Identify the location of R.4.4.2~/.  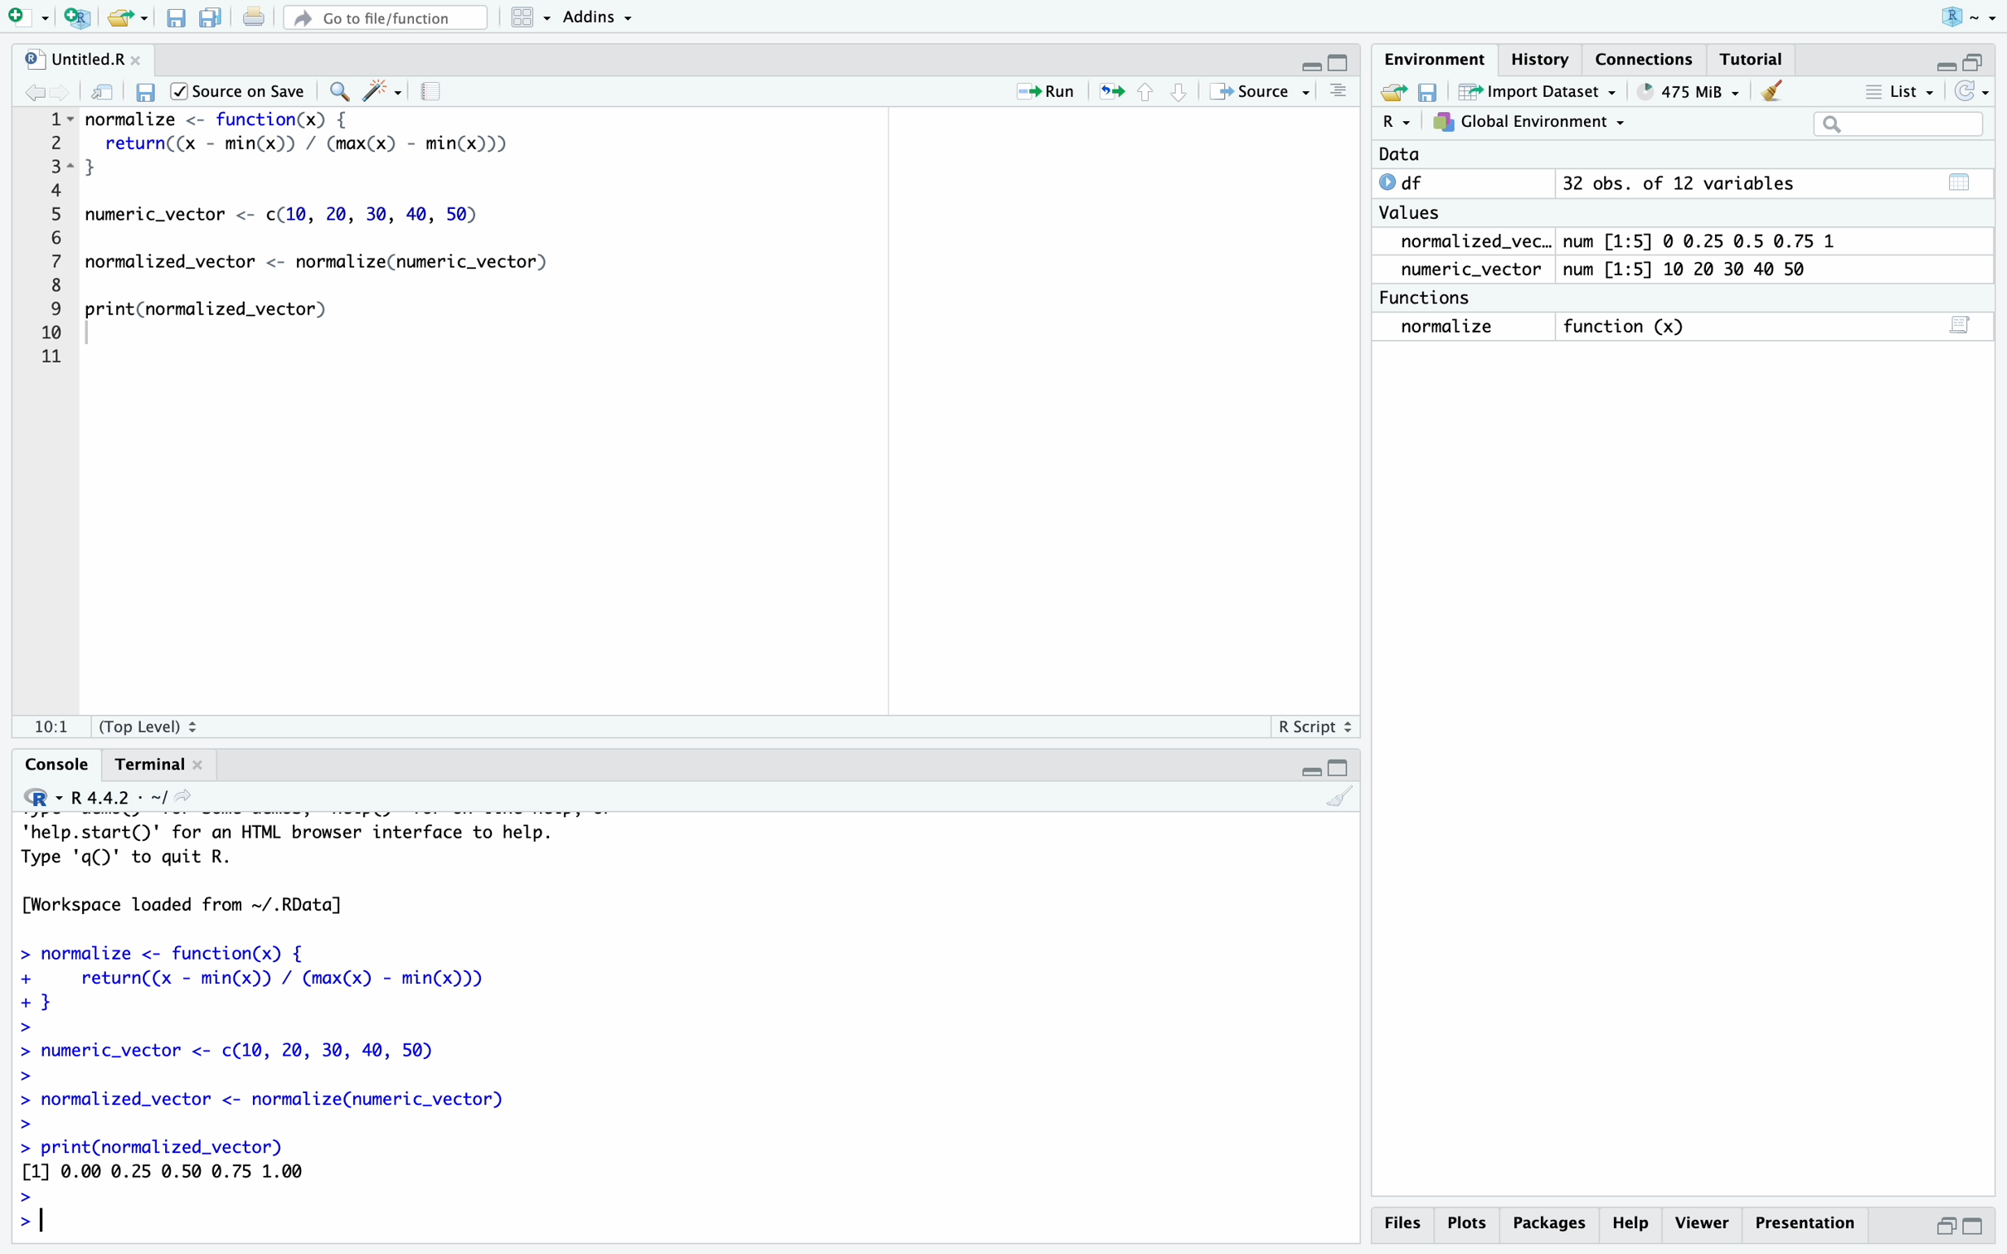
(115, 798).